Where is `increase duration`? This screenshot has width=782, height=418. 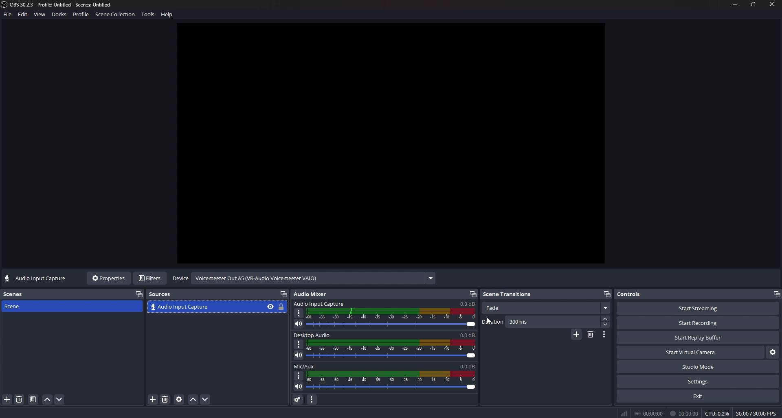
increase duration is located at coordinates (606, 318).